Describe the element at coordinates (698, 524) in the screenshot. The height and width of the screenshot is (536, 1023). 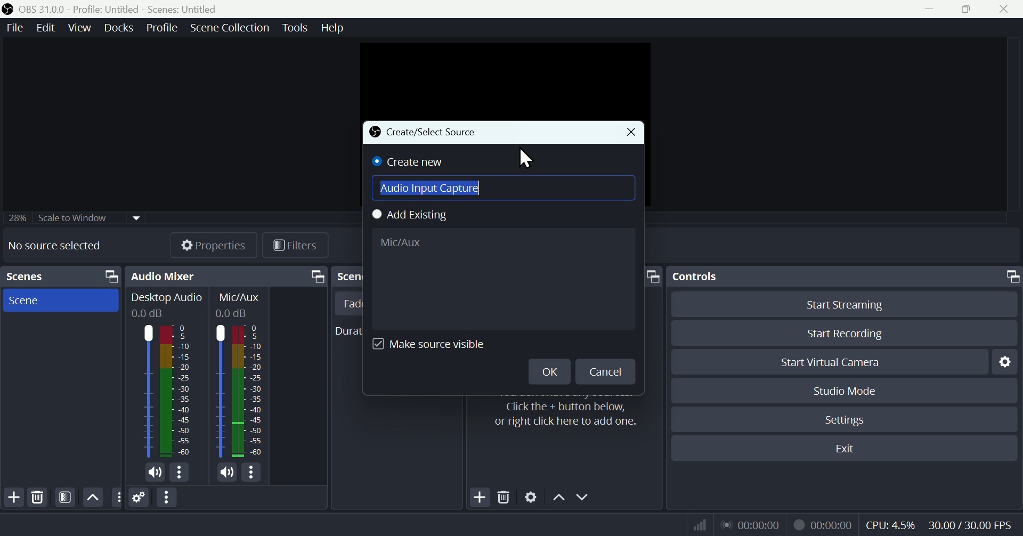
I see `Bitrate` at that location.